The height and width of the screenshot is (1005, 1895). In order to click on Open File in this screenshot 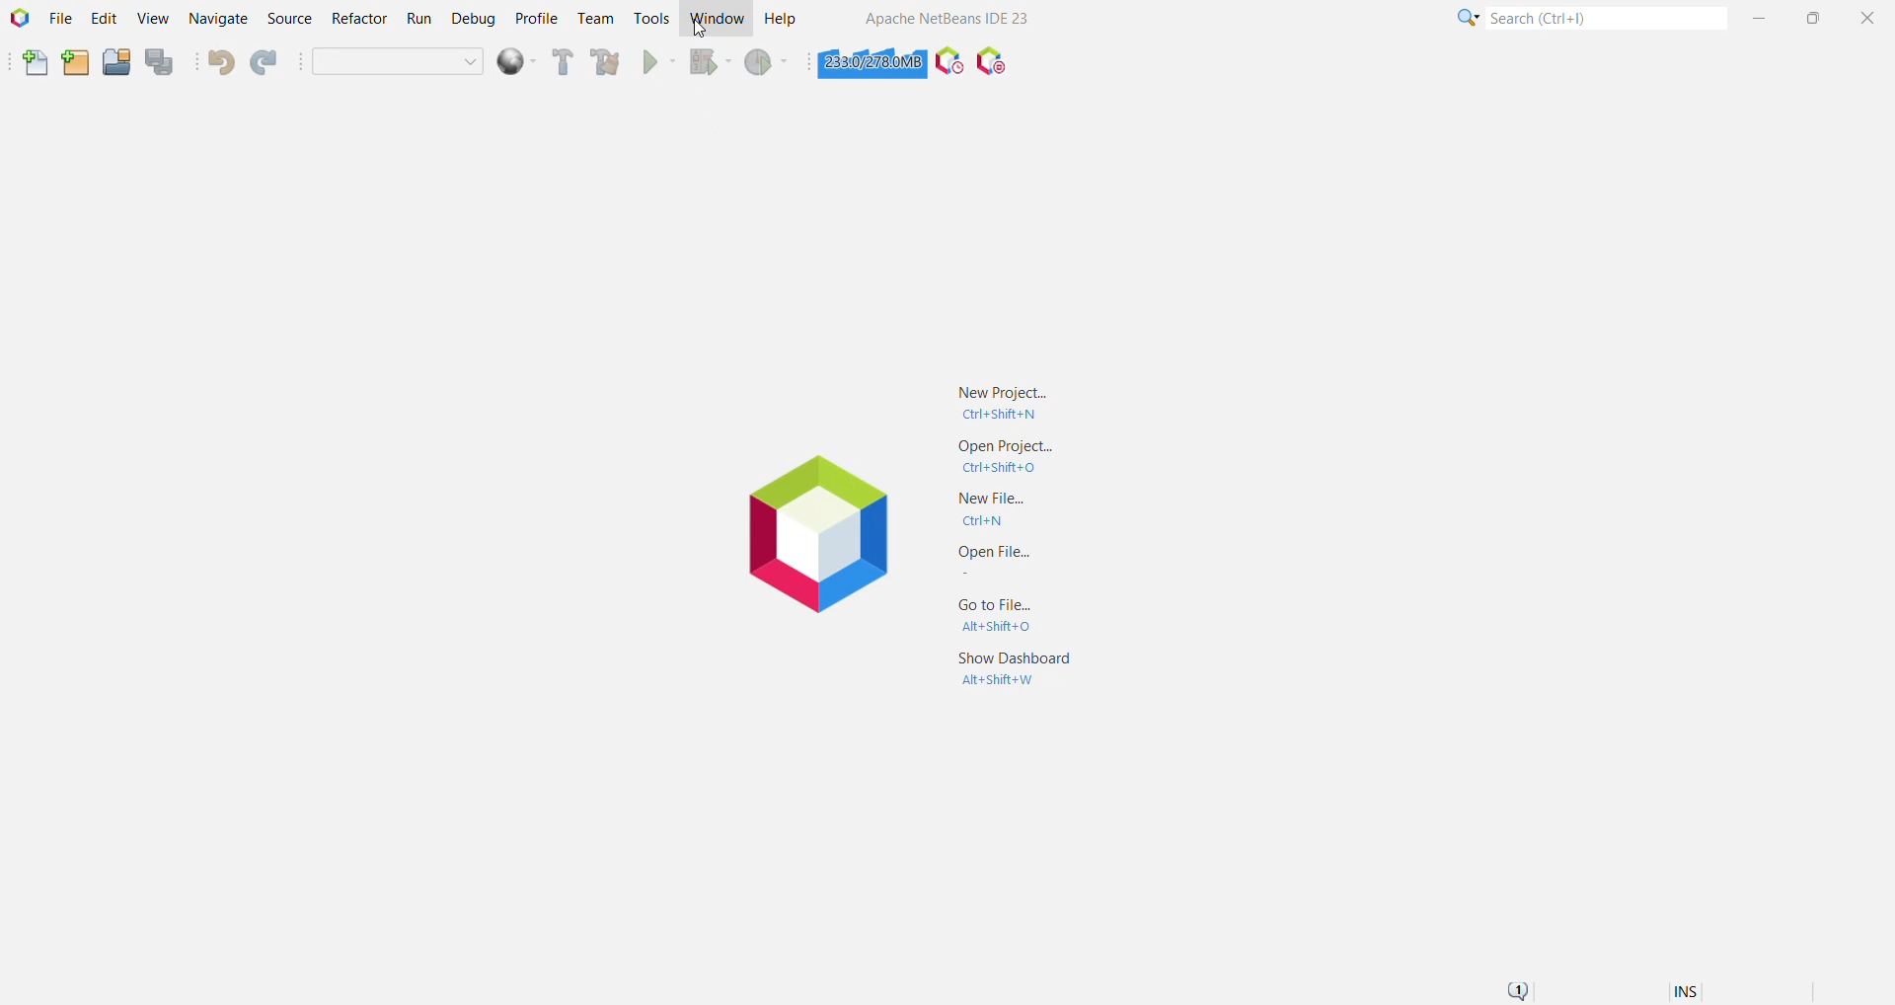, I will do `click(996, 551)`.